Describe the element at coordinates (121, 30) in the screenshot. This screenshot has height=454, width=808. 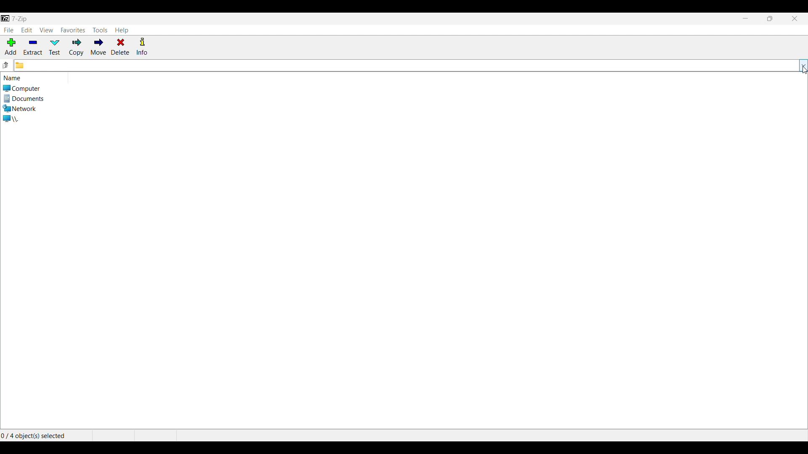
I see `Help menu` at that location.